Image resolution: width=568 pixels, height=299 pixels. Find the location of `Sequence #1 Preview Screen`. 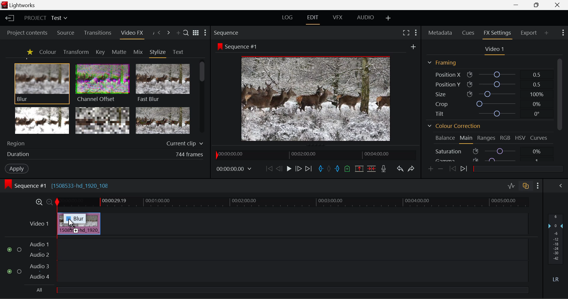

Sequence #1 Preview Screen is located at coordinates (317, 92).